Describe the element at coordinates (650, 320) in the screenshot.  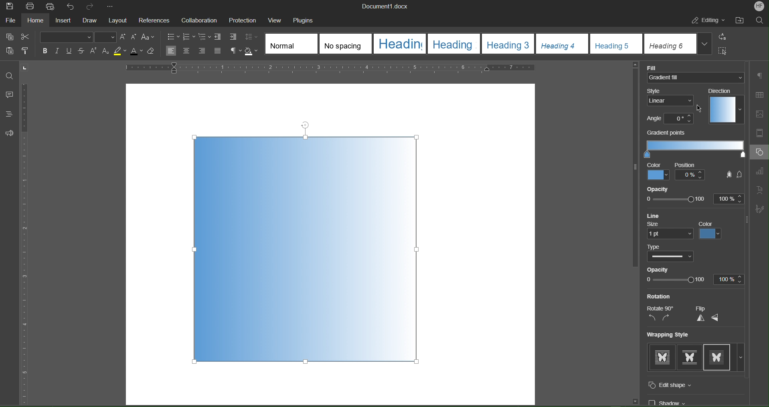
I see `90° left` at that location.